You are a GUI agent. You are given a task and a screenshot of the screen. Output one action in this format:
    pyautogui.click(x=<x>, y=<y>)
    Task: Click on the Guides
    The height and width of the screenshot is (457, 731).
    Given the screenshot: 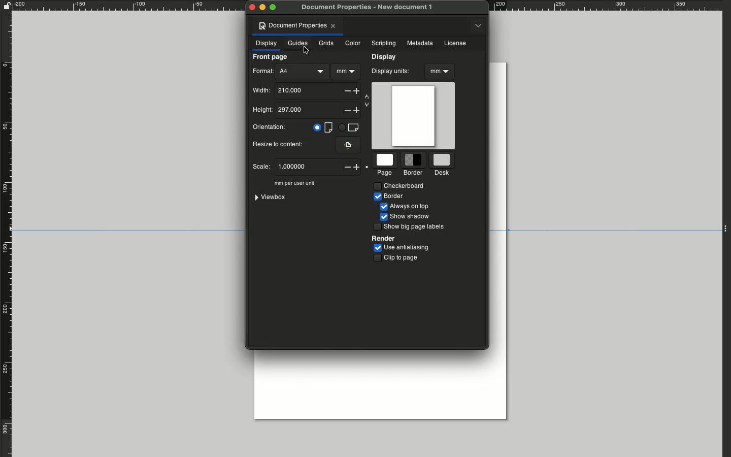 What is the action you would take?
    pyautogui.click(x=297, y=43)
    